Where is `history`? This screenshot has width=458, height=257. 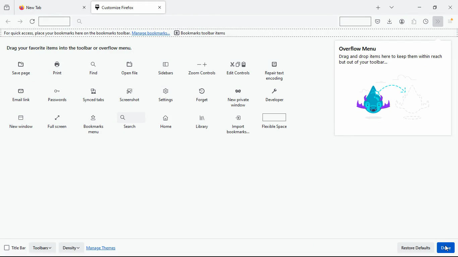 history is located at coordinates (24, 71).